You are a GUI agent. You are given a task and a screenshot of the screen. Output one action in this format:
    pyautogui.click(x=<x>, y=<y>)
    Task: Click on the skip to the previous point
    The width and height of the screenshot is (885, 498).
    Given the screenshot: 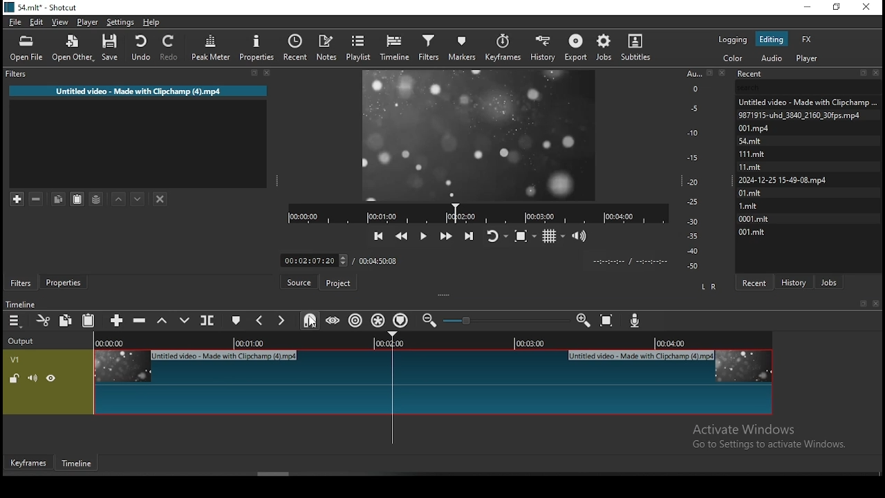 What is the action you would take?
    pyautogui.click(x=376, y=235)
    